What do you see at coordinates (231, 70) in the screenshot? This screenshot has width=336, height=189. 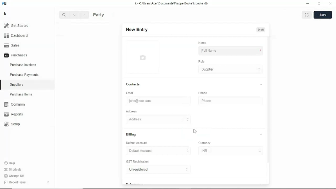 I see `Supplier` at bounding box center [231, 70].